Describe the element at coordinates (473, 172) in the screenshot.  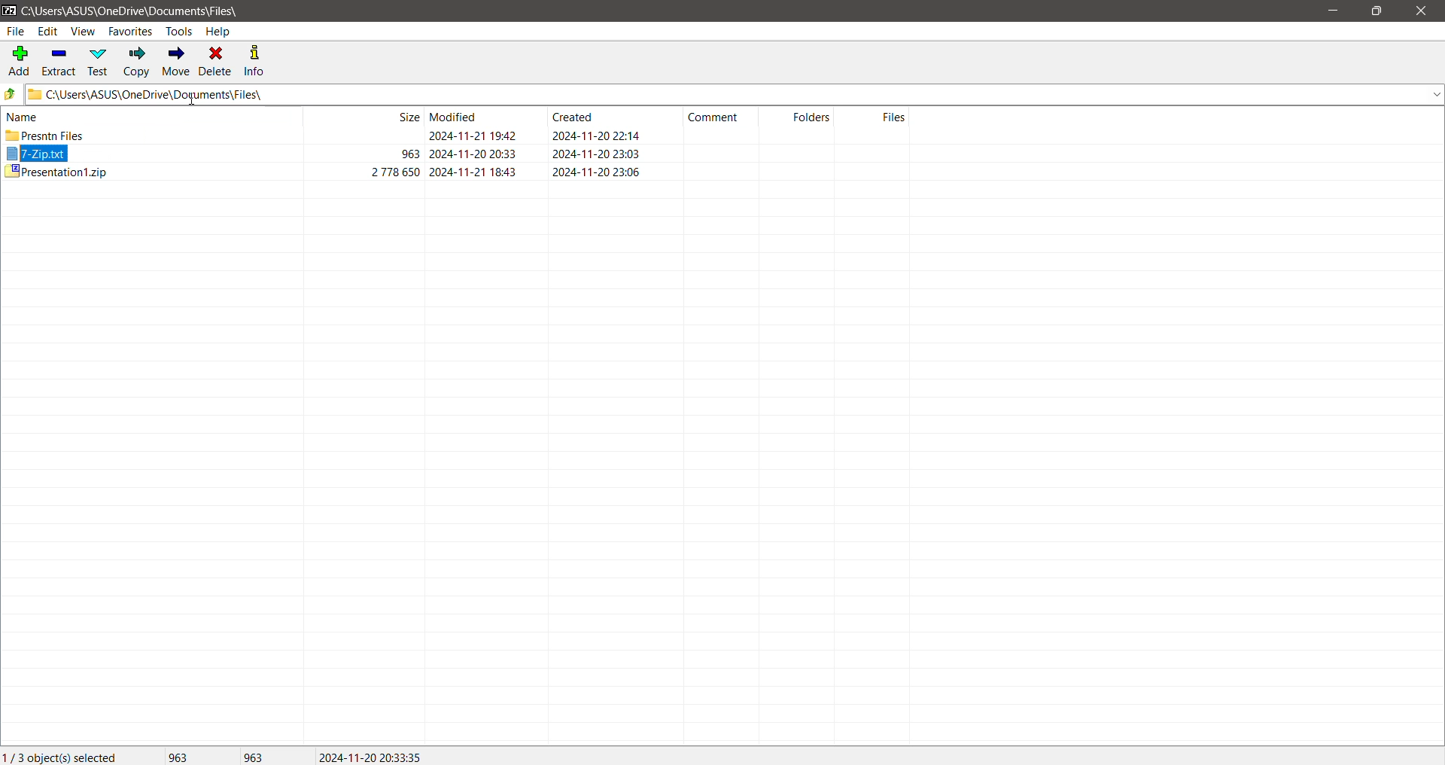
I see `modified date & time` at that location.